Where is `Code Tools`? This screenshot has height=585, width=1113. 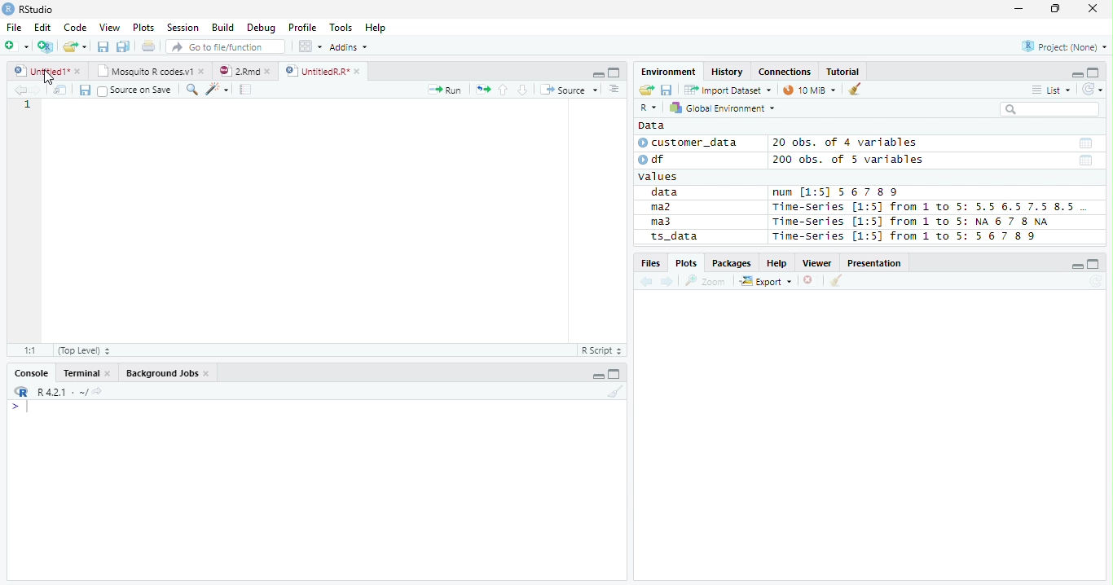 Code Tools is located at coordinates (217, 90).